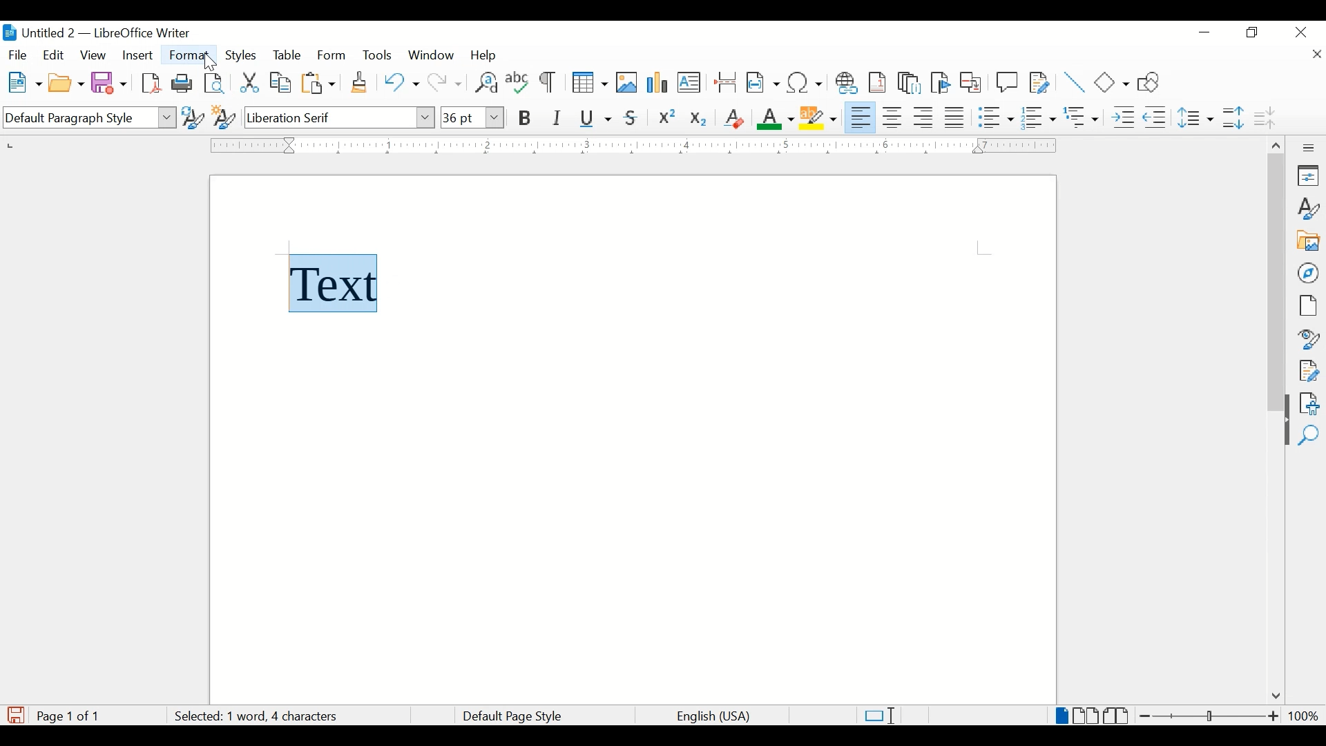  I want to click on paste , so click(319, 83).